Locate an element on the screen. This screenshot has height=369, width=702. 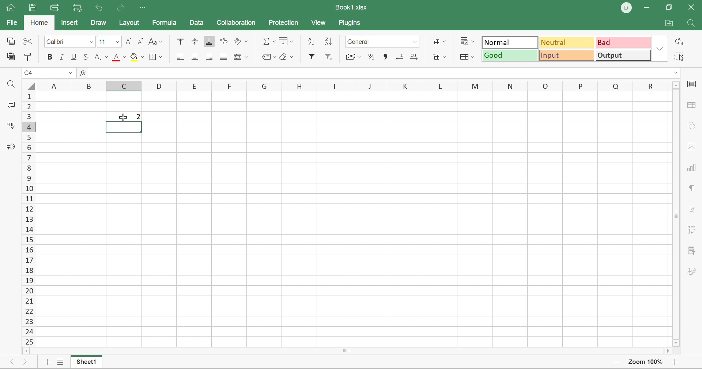
Open file location is located at coordinates (669, 23).